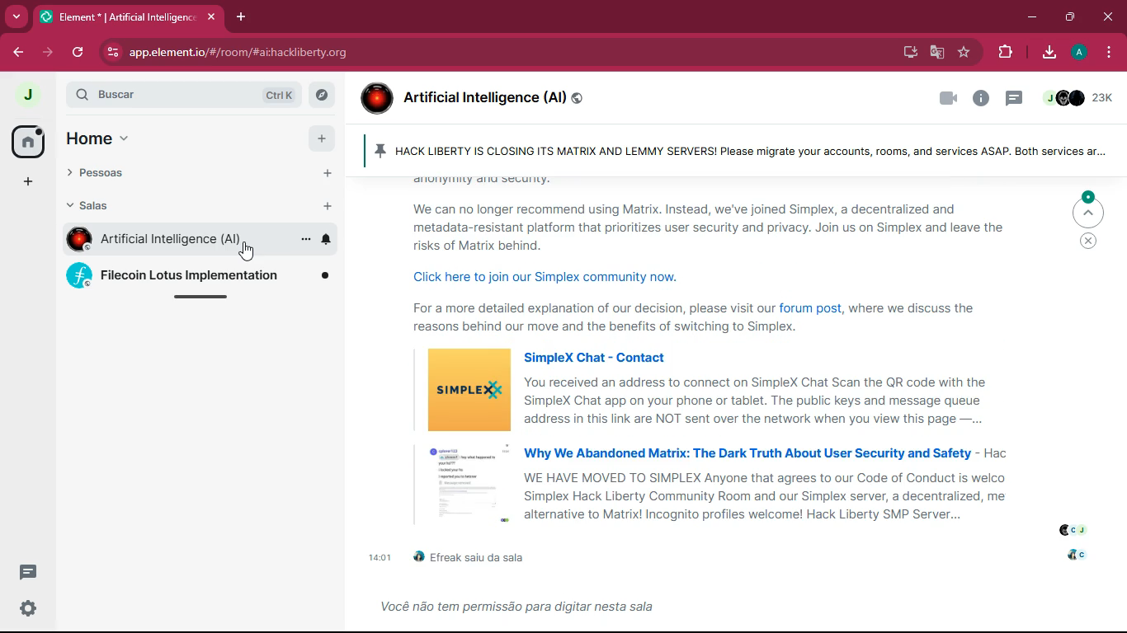  I want to click on Why We Abandoned Matrix: The Dark Truth About User Security and Safety , so click(745, 452).